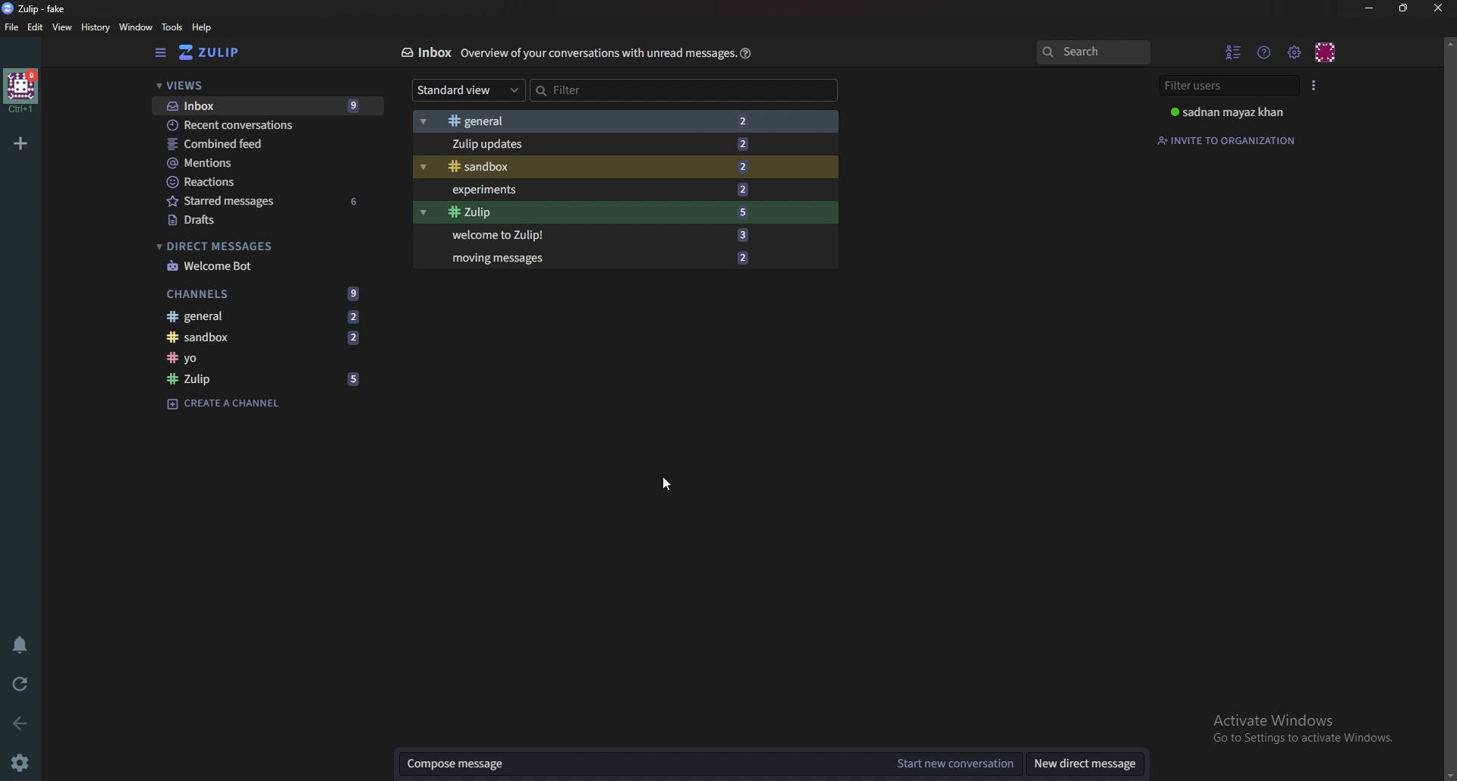 Image resolution: width=1457 pixels, height=781 pixels. What do you see at coordinates (35, 9) in the screenshot?
I see `Zulip` at bounding box center [35, 9].